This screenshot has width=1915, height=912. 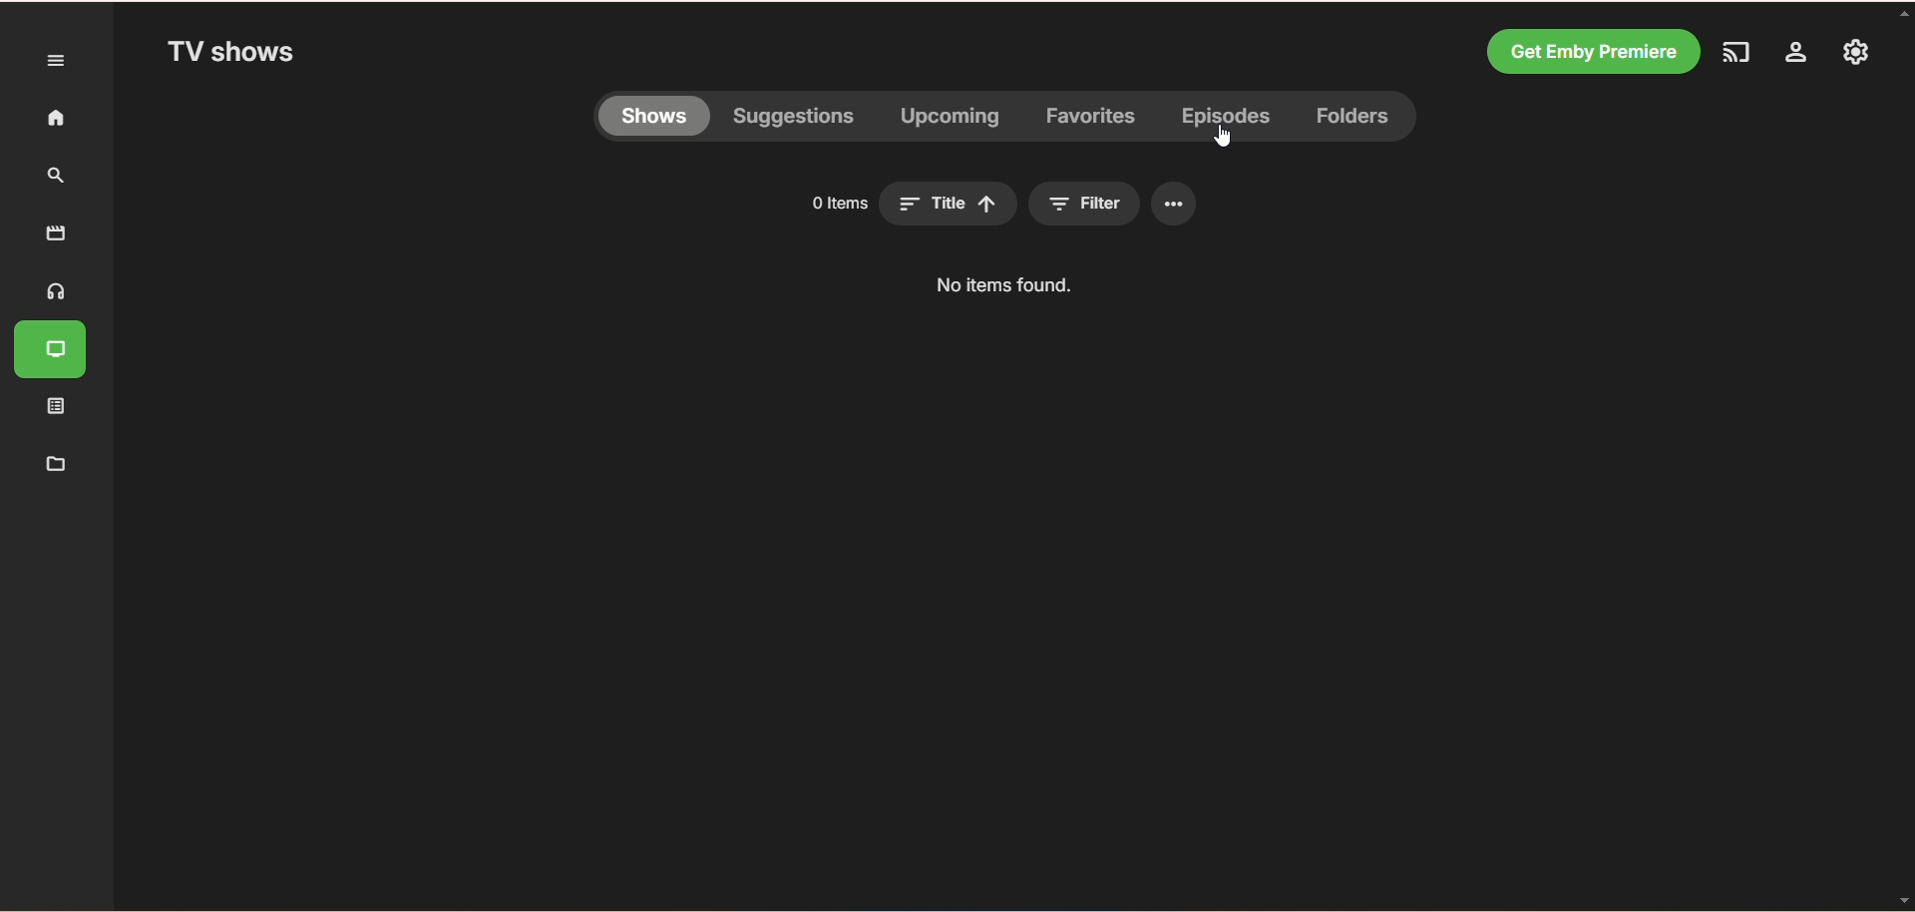 I want to click on shows, so click(x=653, y=119).